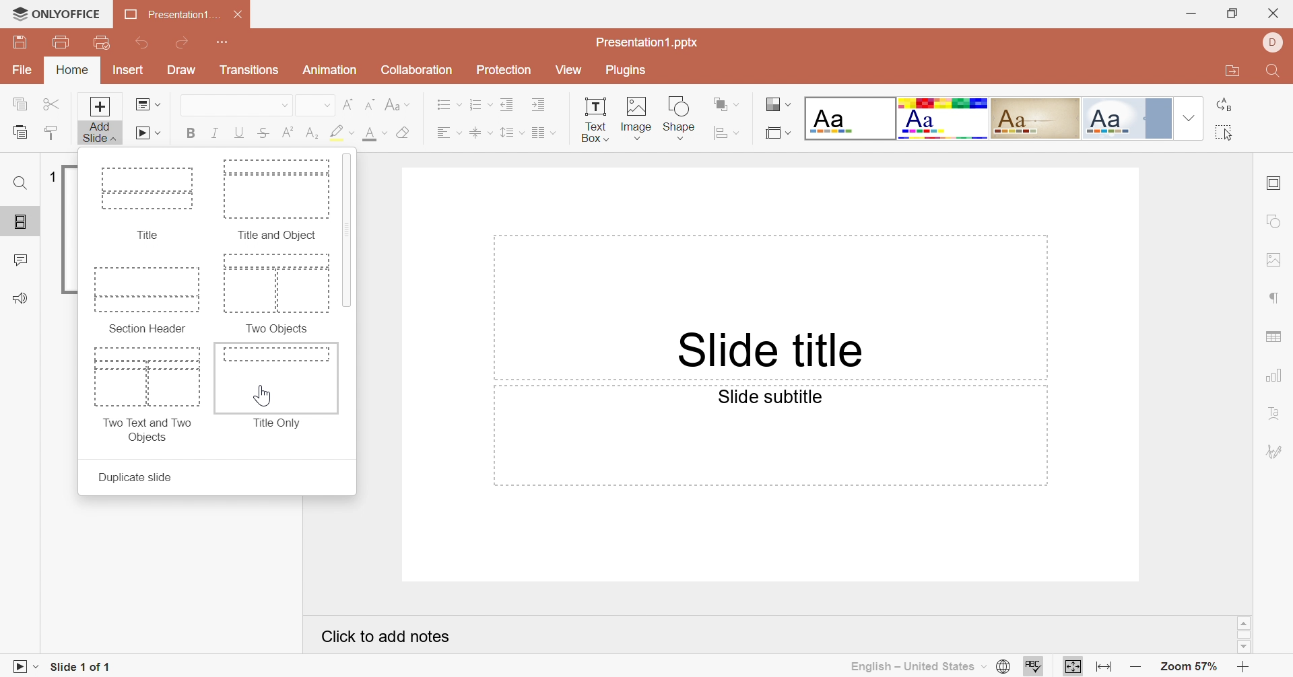 This screenshot has width=1293, height=677. What do you see at coordinates (1036, 667) in the screenshot?
I see `Spell Checking` at bounding box center [1036, 667].